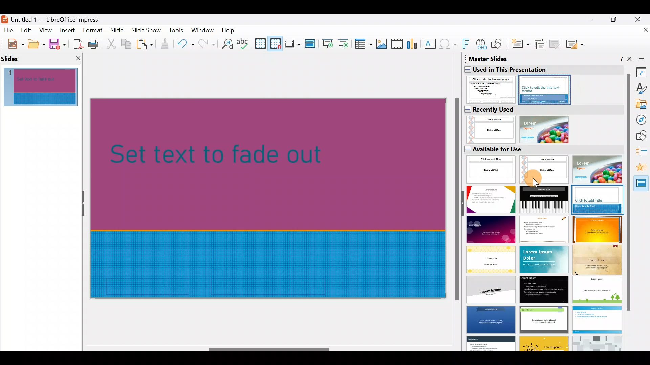 The width and height of the screenshot is (650, 365). Describe the element at coordinates (118, 31) in the screenshot. I see `Slide` at that location.